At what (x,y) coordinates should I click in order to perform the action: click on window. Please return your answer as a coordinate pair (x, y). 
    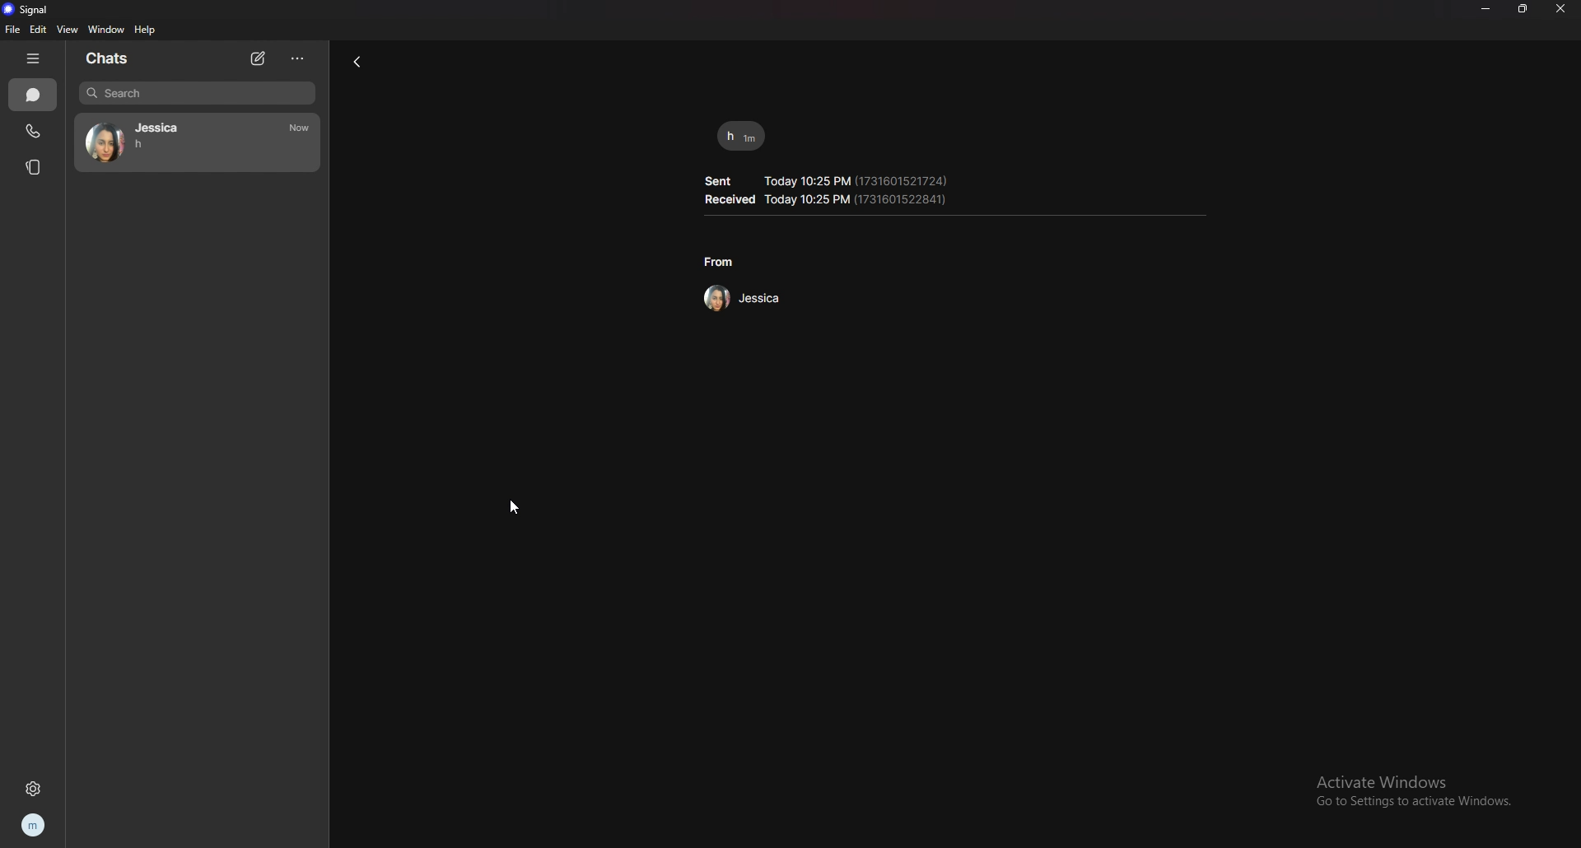
    Looking at the image, I should click on (106, 30).